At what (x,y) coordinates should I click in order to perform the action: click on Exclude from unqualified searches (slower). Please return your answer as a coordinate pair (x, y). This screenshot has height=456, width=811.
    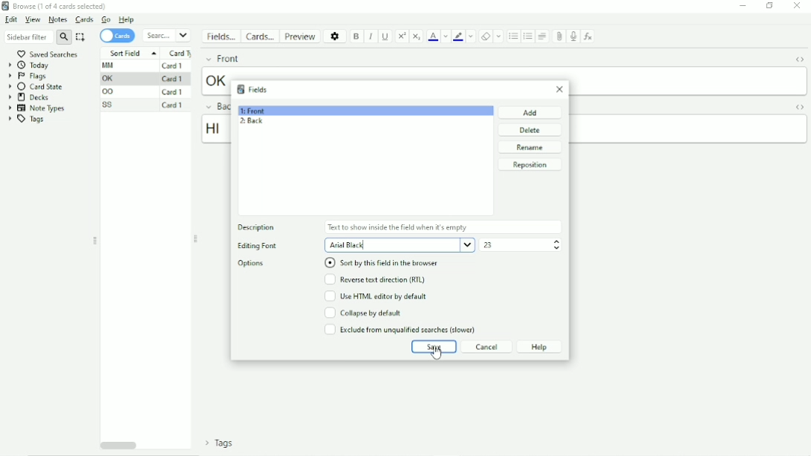
    Looking at the image, I should click on (402, 330).